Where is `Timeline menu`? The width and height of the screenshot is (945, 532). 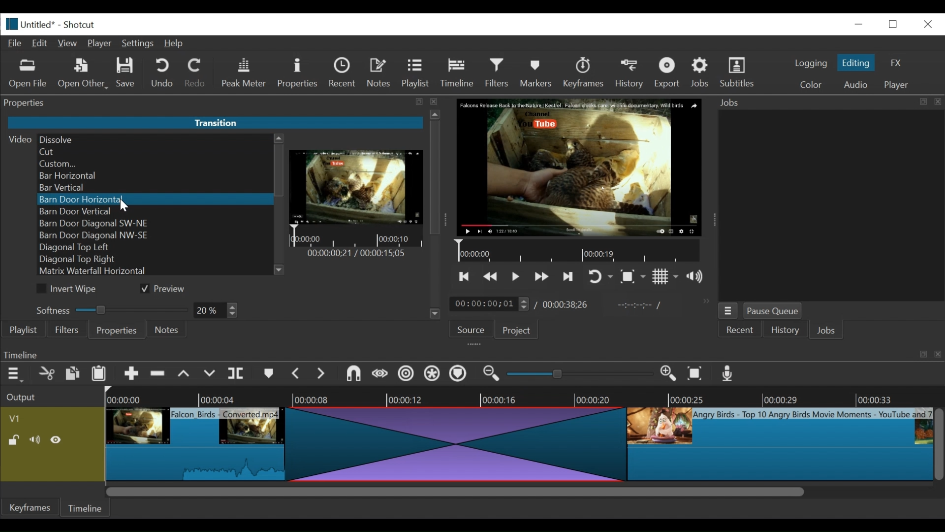 Timeline menu is located at coordinates (16, 374).